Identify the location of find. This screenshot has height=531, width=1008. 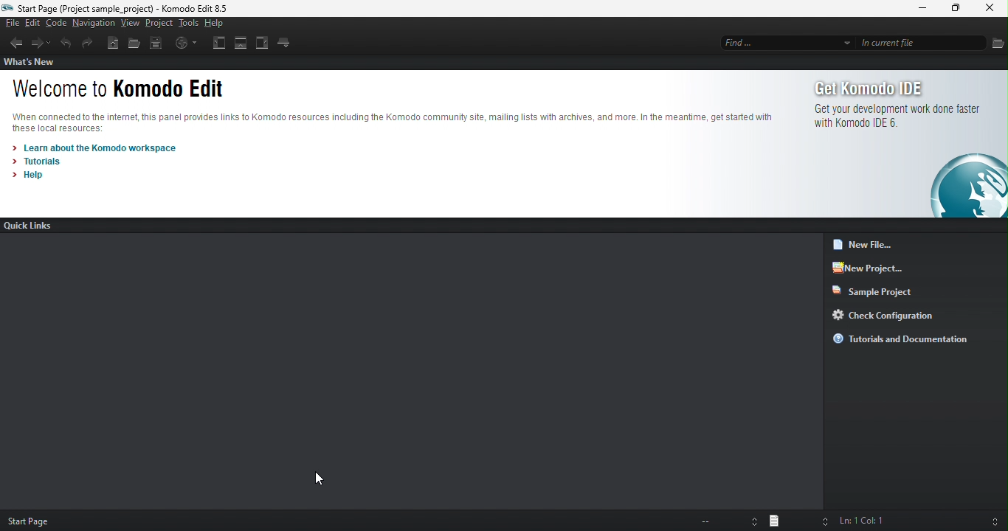
(787, 41).